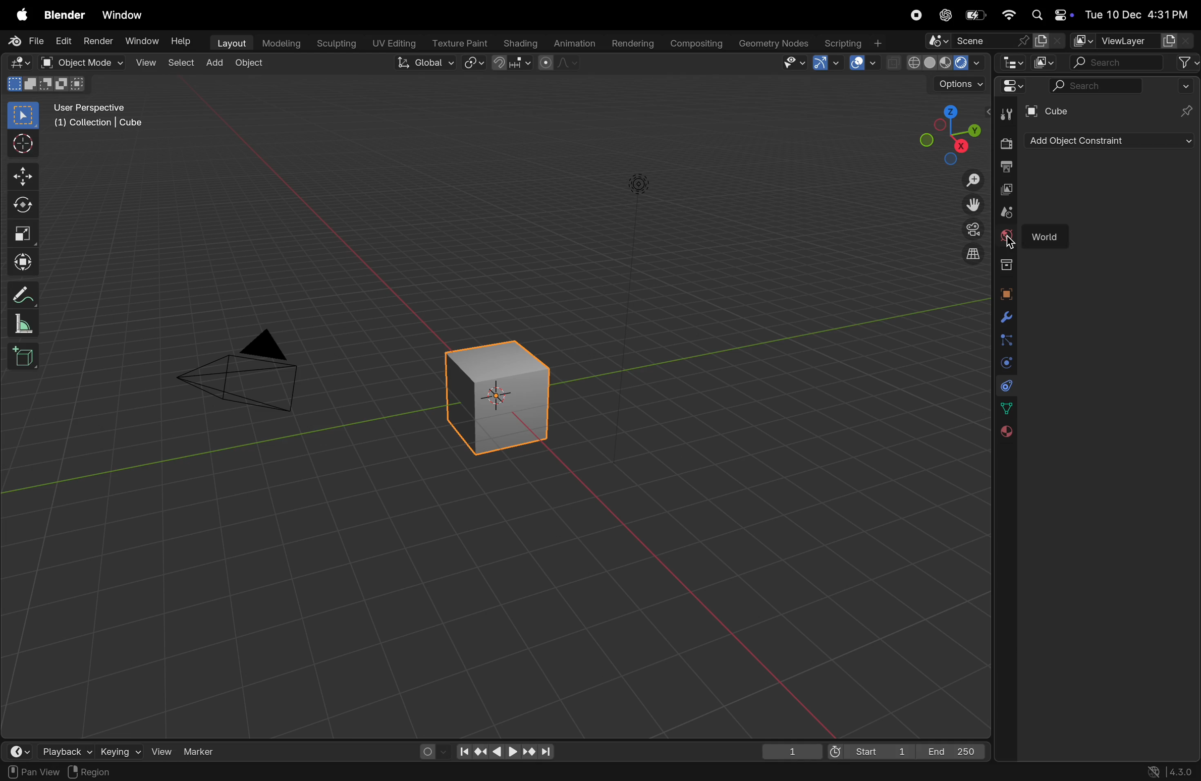  Describe the element at coordinates (1006, 342) in the screenshot. I see `Particles` at that location.